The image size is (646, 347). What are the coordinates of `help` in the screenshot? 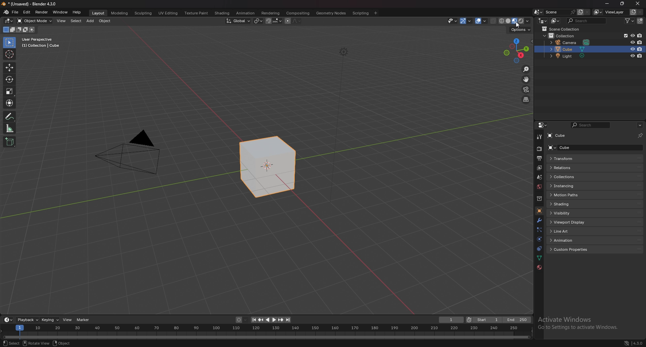 It's located at (77, 12).